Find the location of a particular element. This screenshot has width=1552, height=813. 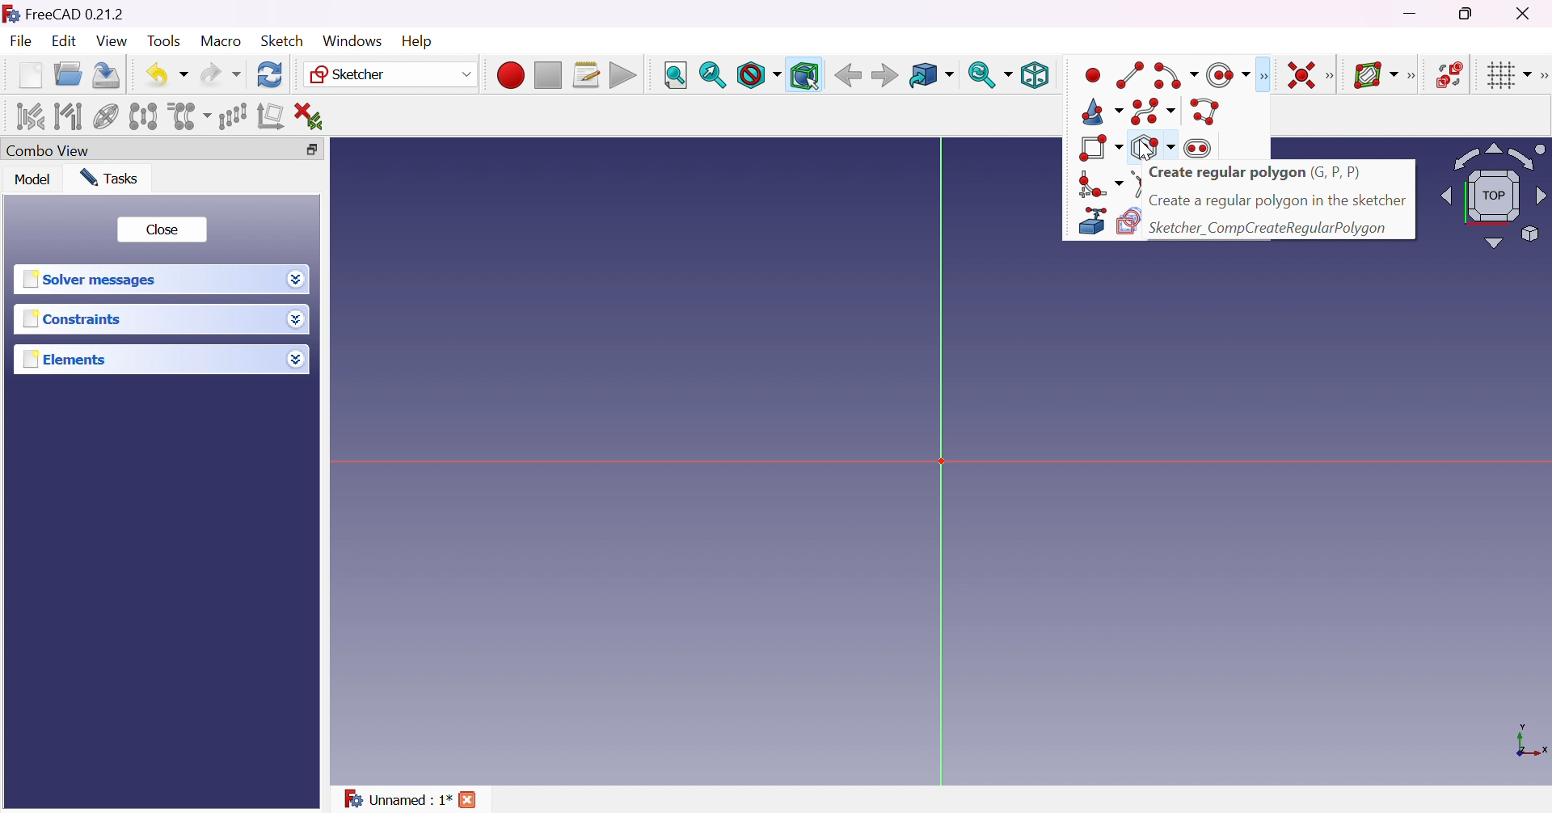

Refresh is located at coordinates (272, 75).